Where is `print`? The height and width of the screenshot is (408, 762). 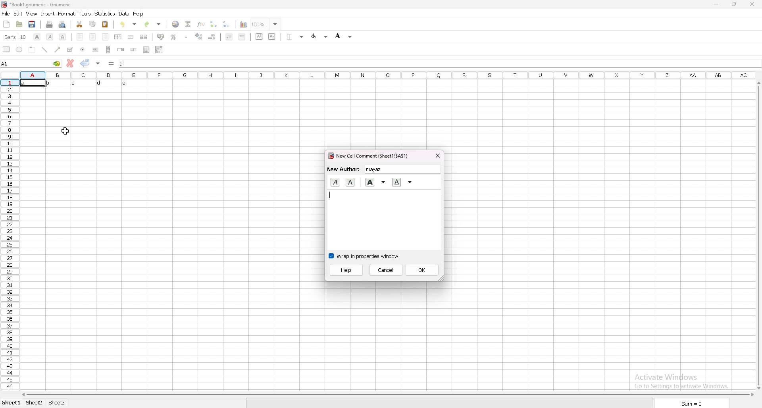 print is located at coordinates (49, 24).